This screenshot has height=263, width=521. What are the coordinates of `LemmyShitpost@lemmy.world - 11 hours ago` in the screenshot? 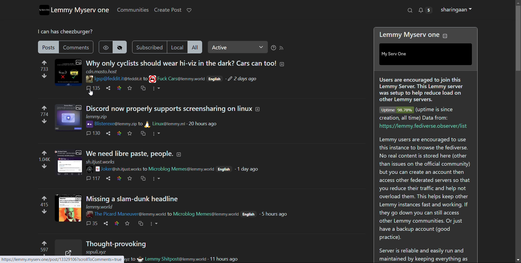 It's located at (183, 259).